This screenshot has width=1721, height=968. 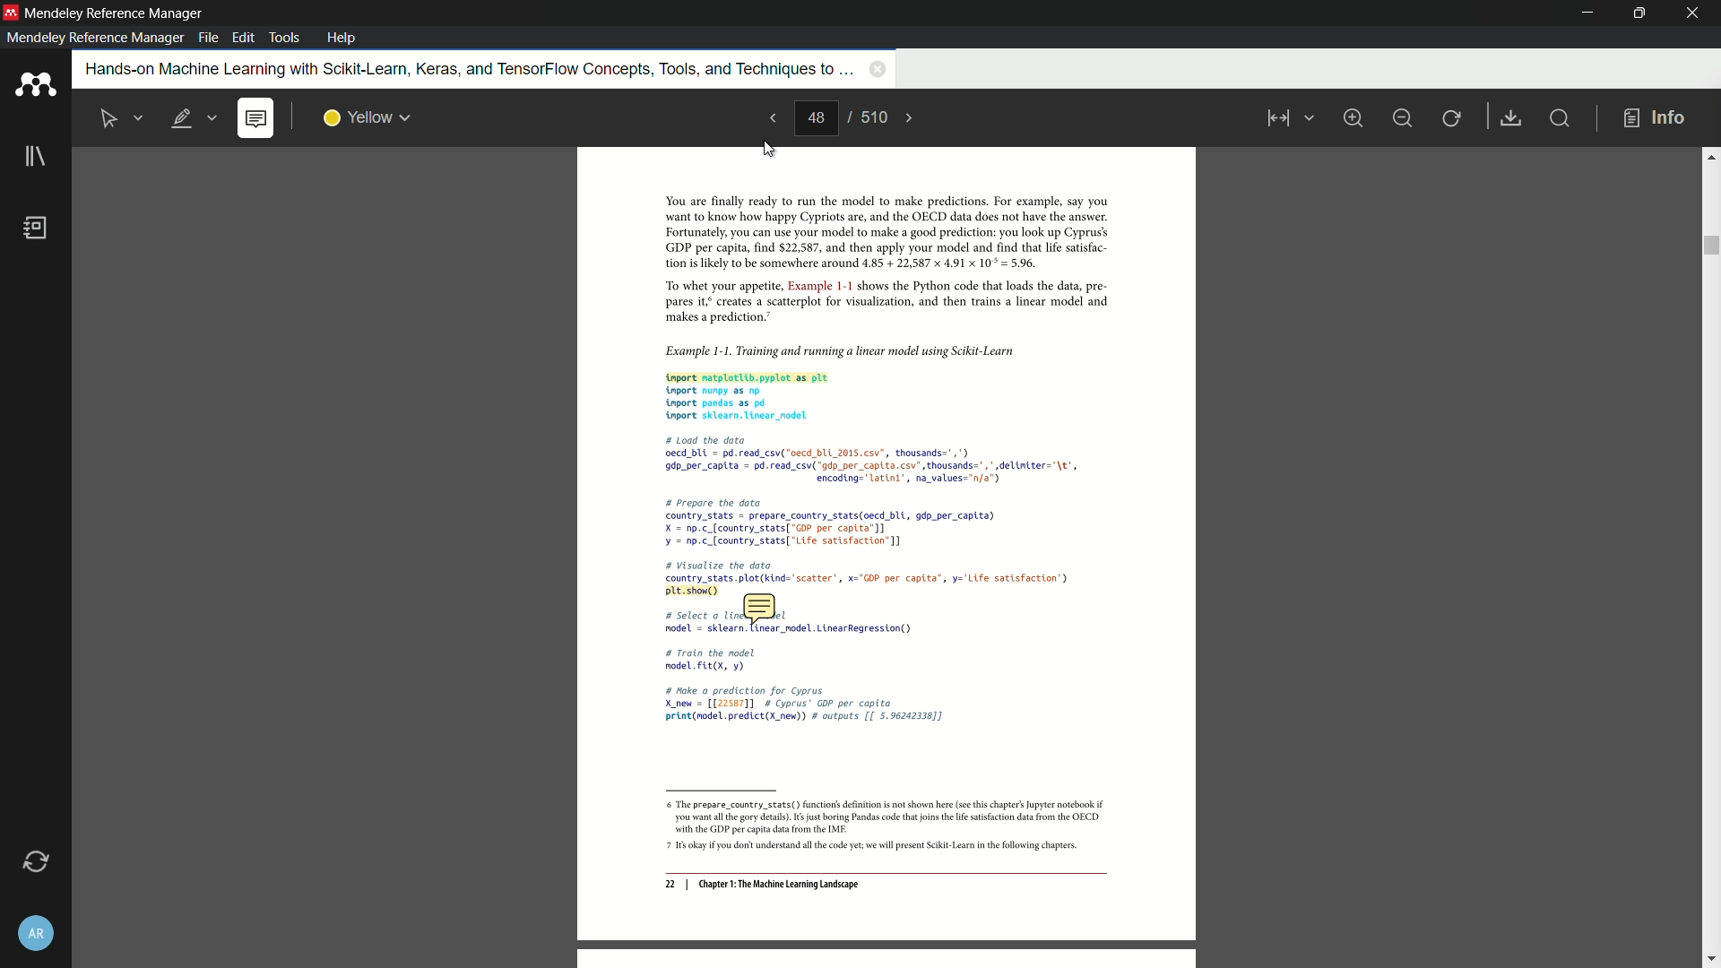 I want to click on app icon, so click(x=35, y=85).